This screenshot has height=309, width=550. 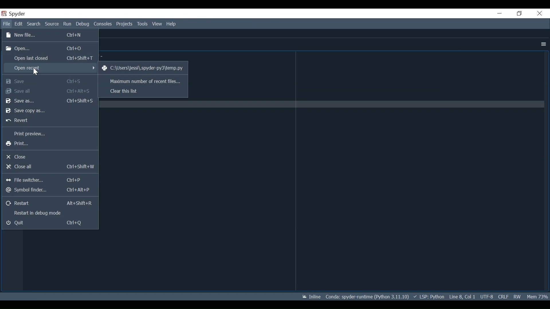 What do you see at coordinates (461, 297) in the screenshot?
I see `Line 8, Col 1` at bounding box center [461, 297].